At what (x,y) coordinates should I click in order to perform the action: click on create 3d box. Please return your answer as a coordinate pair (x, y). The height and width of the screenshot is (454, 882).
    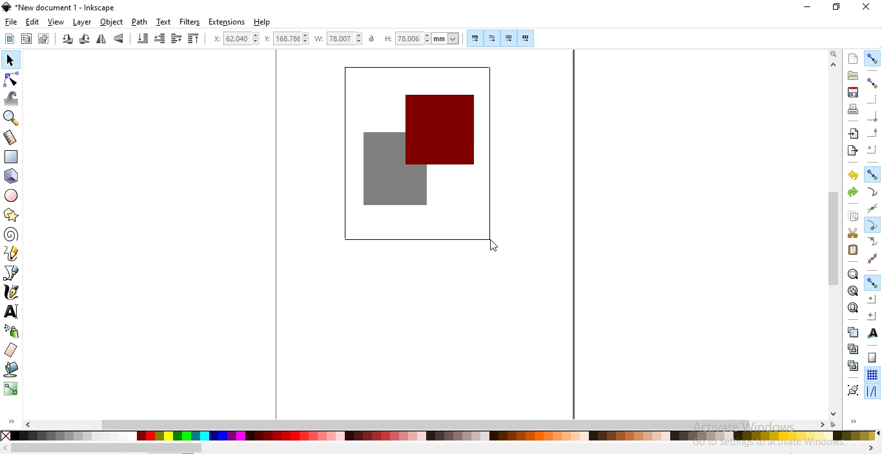
    Looking at the image, I should click on (13, 176).